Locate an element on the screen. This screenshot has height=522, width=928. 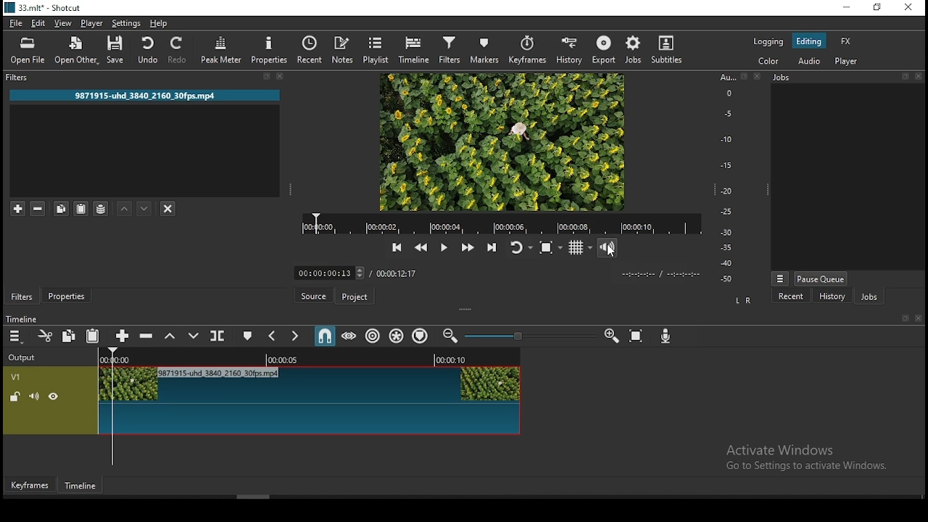
snap is located at coordinates (325, 338).